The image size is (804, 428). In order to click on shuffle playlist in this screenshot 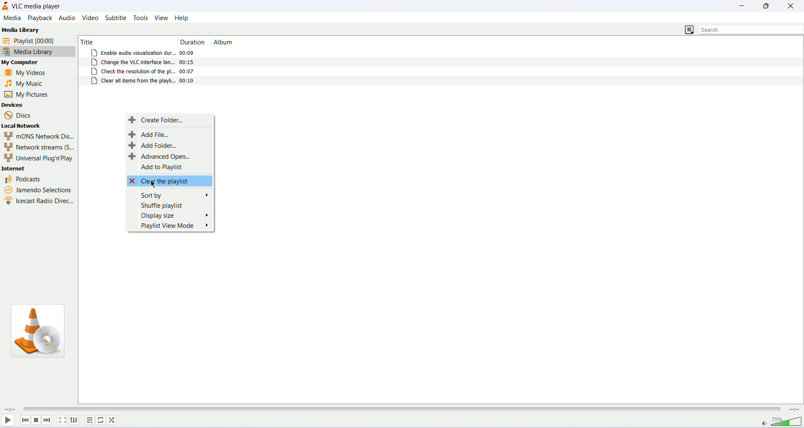, I will do `click(162, 206)`.